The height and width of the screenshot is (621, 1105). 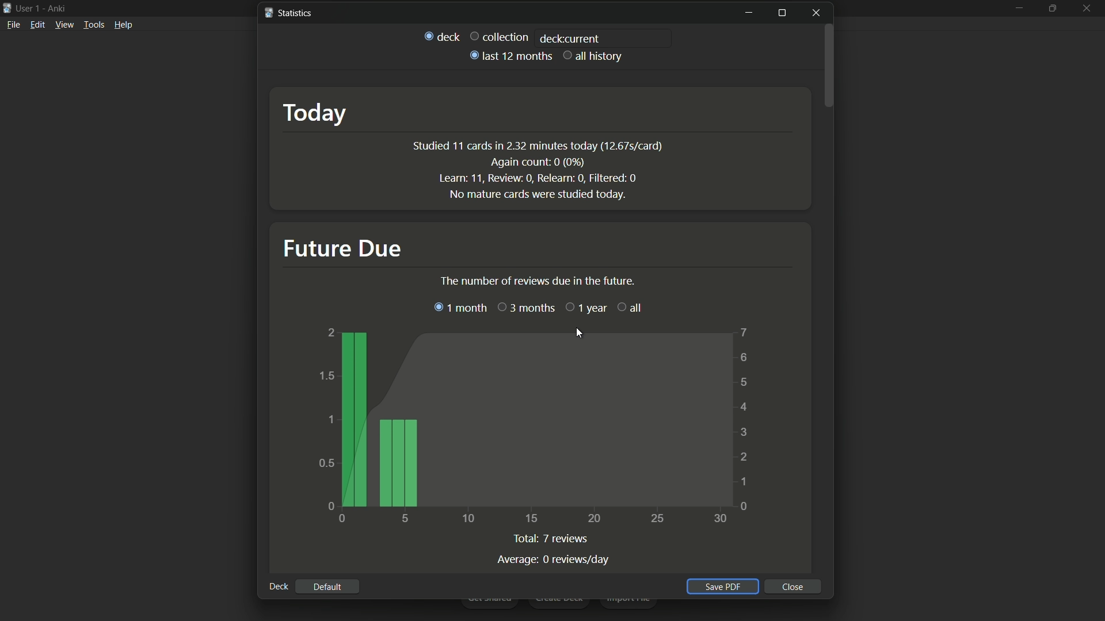 I want to click on last 12 months, so click(x=509, y=56).